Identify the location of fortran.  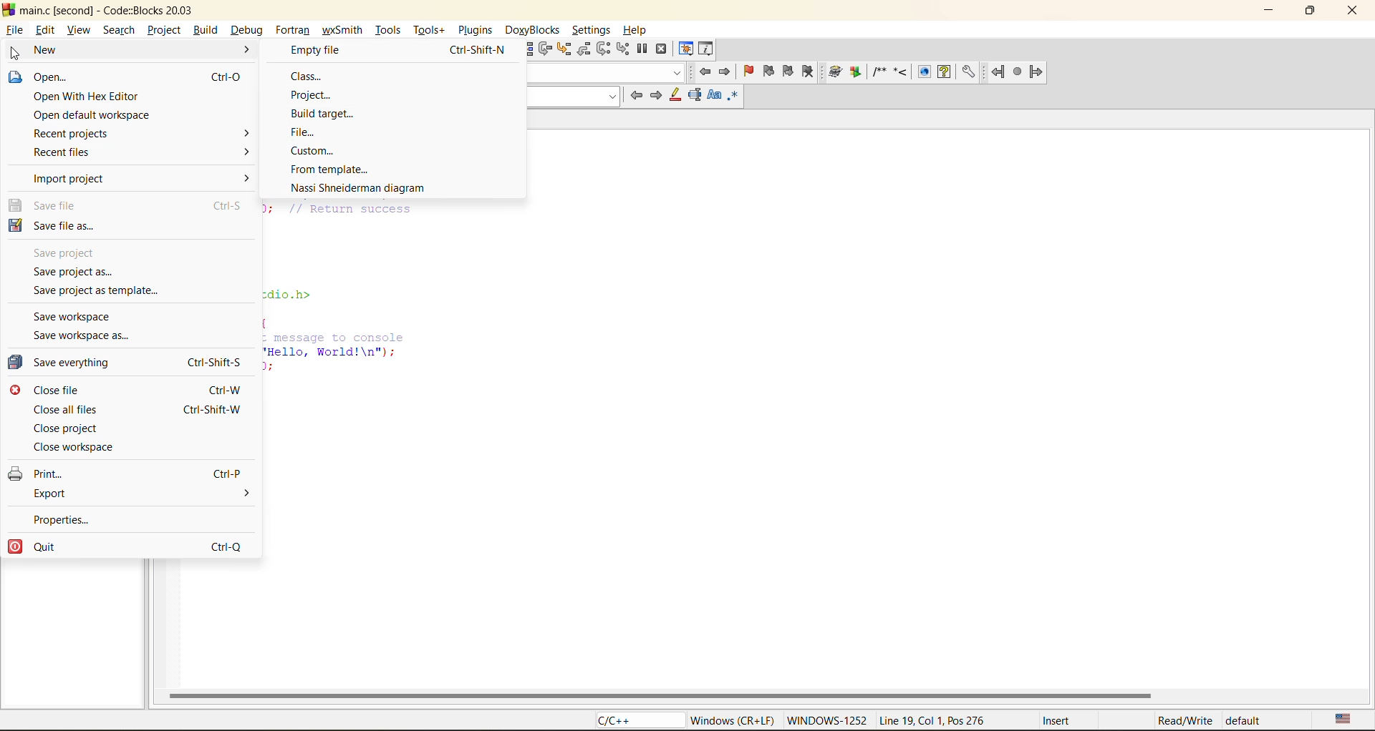
(293, 30).